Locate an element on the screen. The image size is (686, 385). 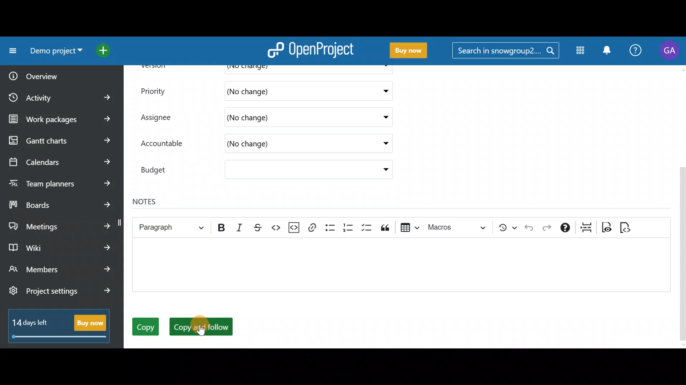
Copy is located at coordinates (146, 325).